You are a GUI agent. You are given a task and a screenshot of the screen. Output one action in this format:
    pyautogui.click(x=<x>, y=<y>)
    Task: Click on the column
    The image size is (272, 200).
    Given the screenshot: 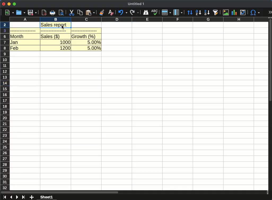 What is the action you would take?
    pyautogui.click(x=178, y=12)
    